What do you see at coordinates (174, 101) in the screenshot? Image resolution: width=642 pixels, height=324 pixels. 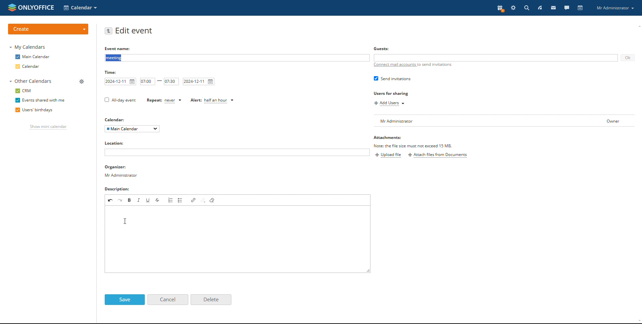 I see `set repetition` at bounding box center [174, 101].